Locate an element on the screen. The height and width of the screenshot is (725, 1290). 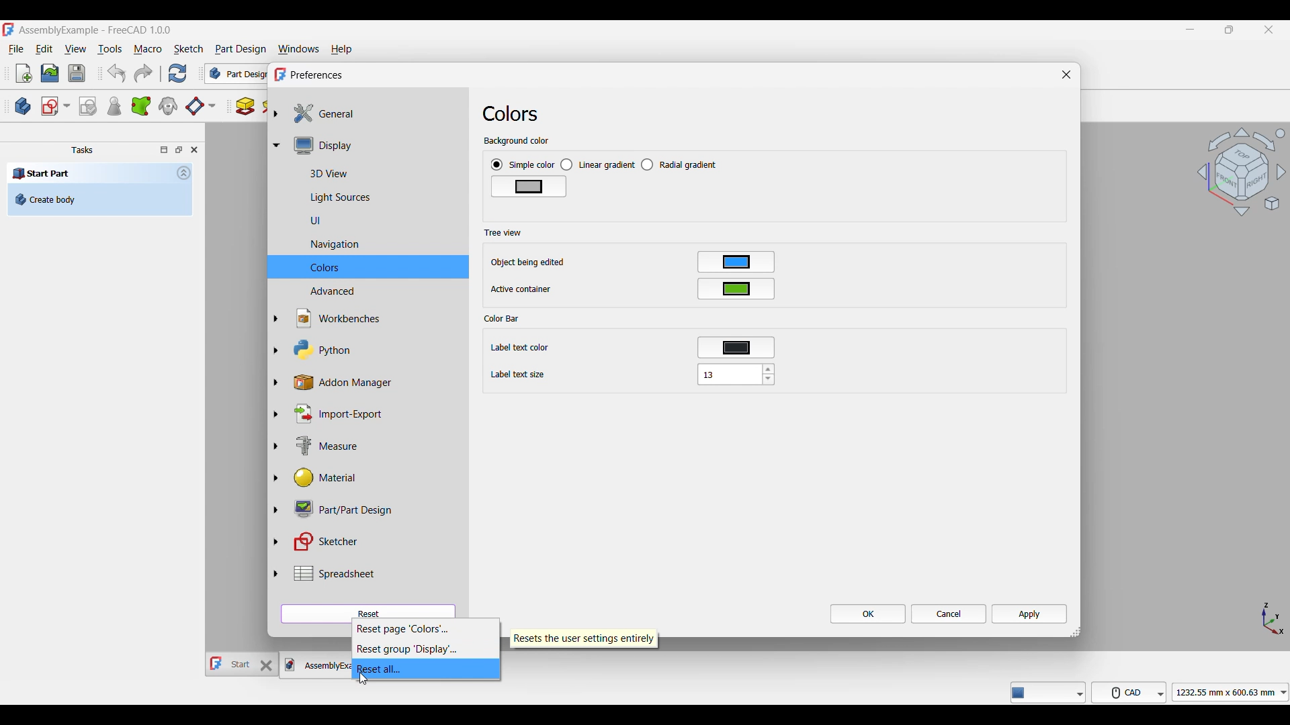
General settings is located at coordinates (319, 113).